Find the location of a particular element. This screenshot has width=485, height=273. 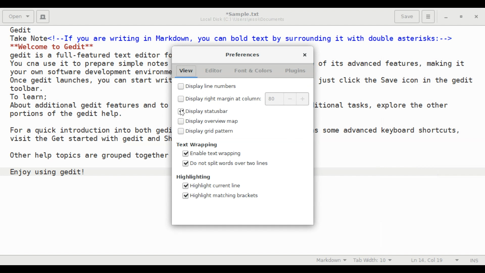

increase is located at coordinates (303, 99).